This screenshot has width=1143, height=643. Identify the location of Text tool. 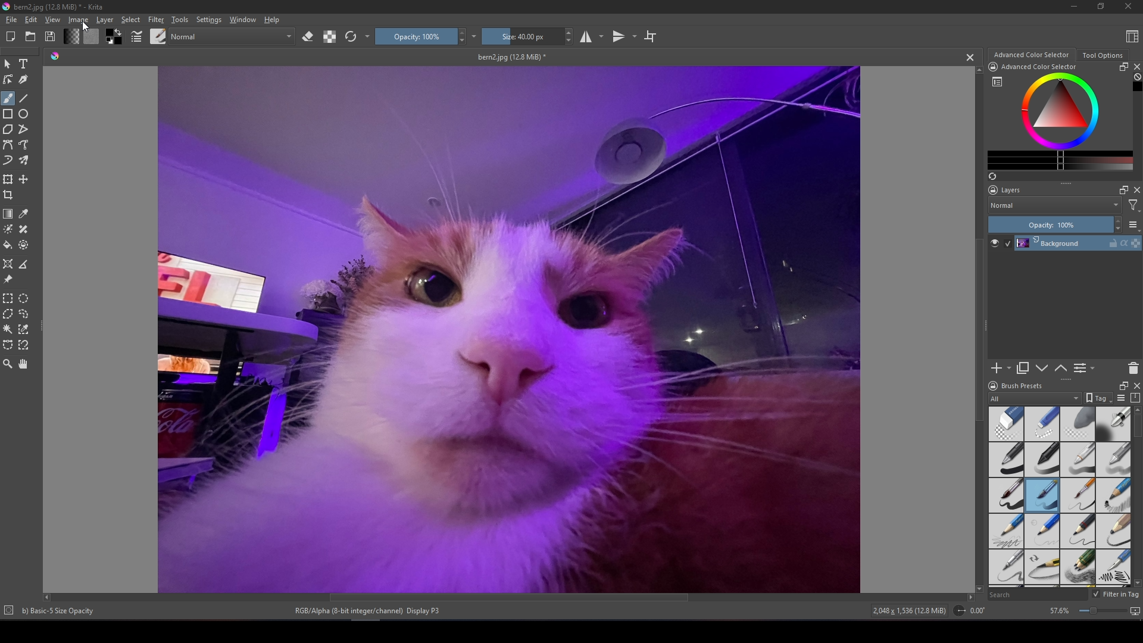
(24, 64).